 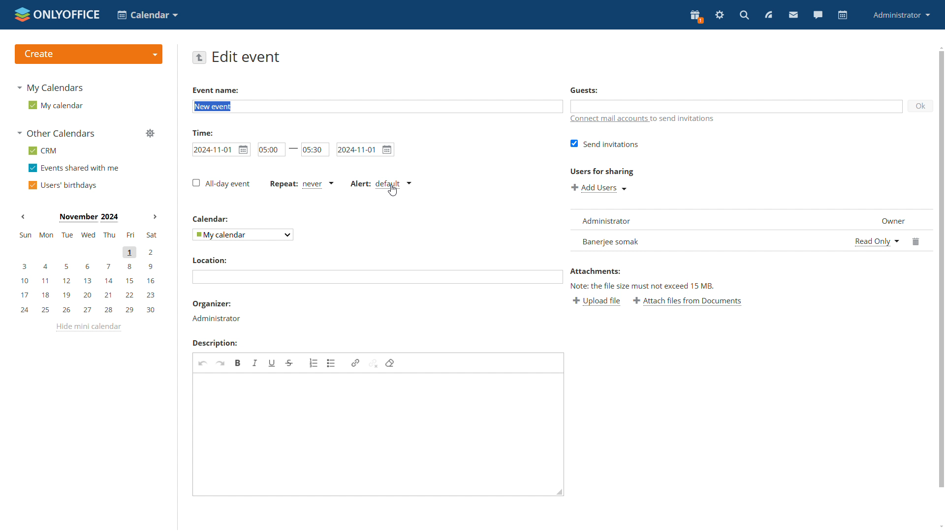 What do you see at coordinates (301, 185) in the screenshot?
I see `event repetetition` at bounding box center [301, 185].